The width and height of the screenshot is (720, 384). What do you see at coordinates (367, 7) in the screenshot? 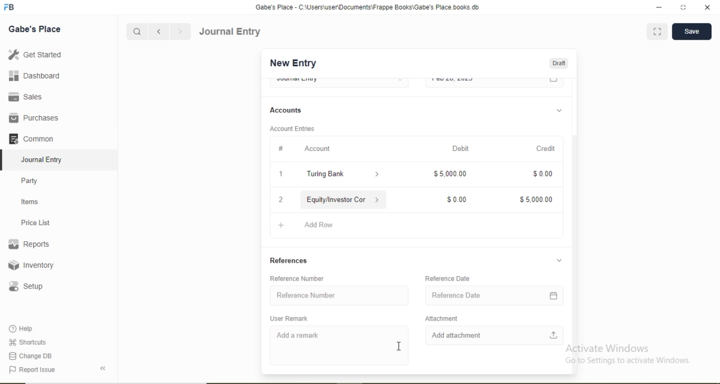
I see `‘Gabe's Place - C:\Users\useriDocuments\Frappe Books\Gabe's Place books db` at bounding box center [367, 7].